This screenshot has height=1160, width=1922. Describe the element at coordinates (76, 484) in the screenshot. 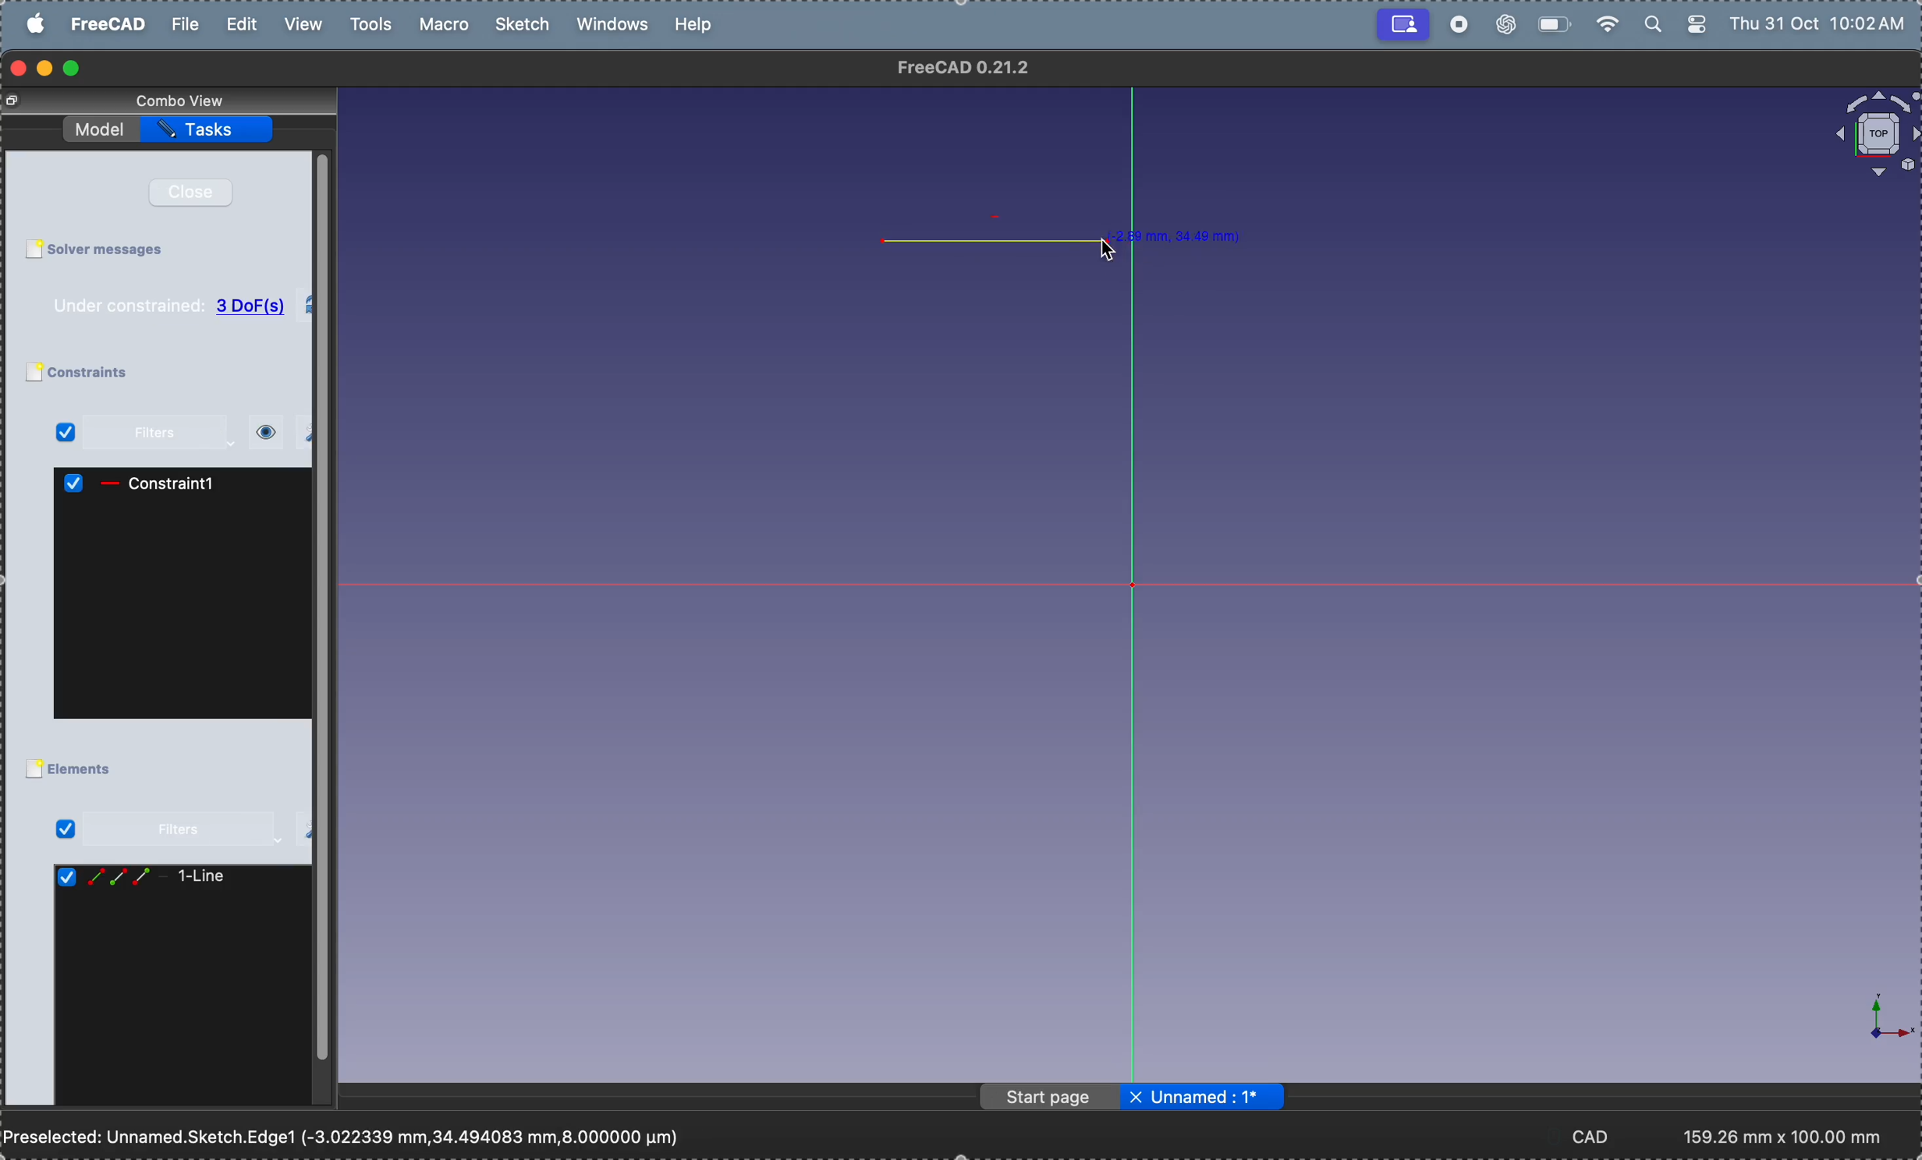

I see `Checked Checkbox` at that location.